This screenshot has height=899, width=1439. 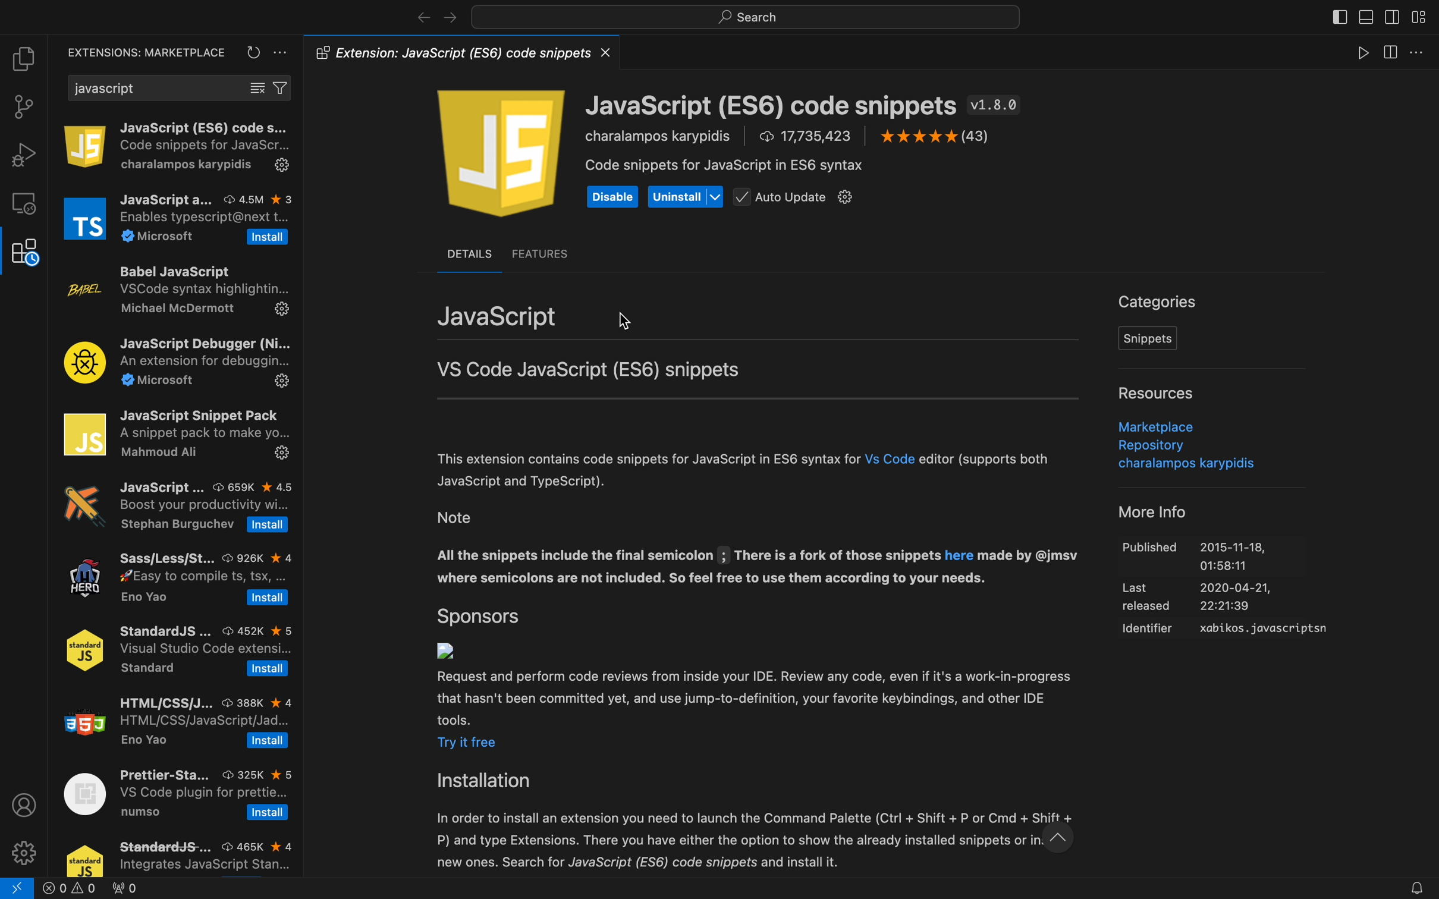 What do you see at coordinates (1391, 15) in the screenshot?
I see `toggle secondary bar` at bounding box center [1391, 15].